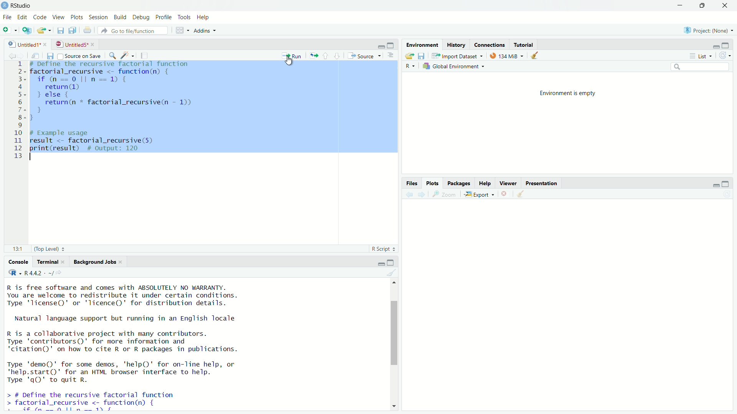 This screenshot has width=737, height=414. What do you see at coordinates (18, 248) in the screenshot?
I see `13:1` at bounding box center [18, 248].